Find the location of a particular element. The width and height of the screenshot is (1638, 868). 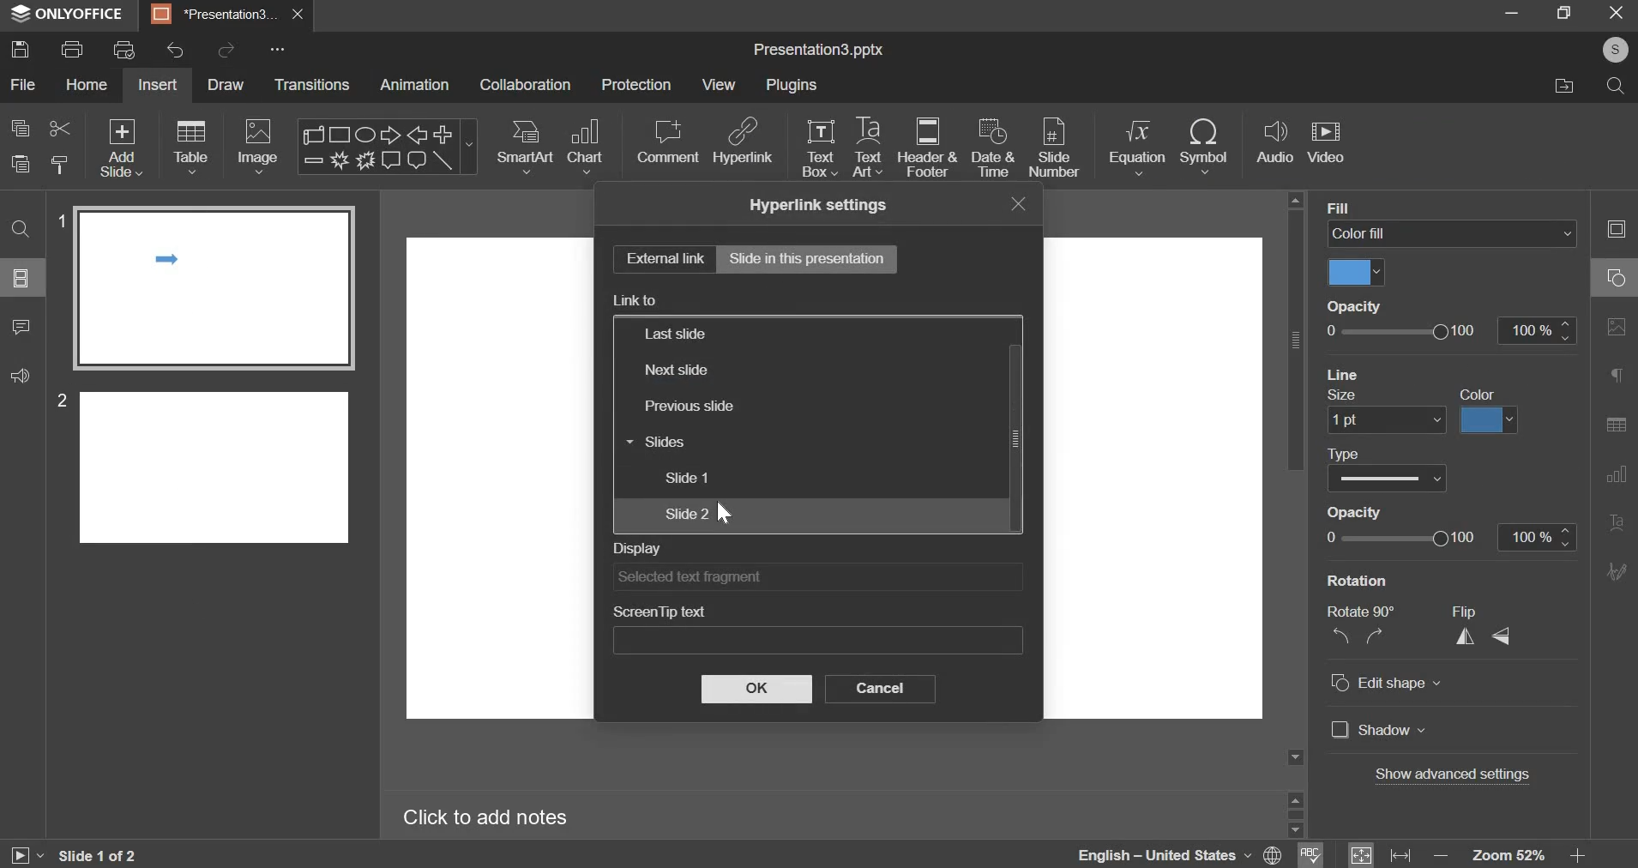

text box is located at coordinates (820, 148).